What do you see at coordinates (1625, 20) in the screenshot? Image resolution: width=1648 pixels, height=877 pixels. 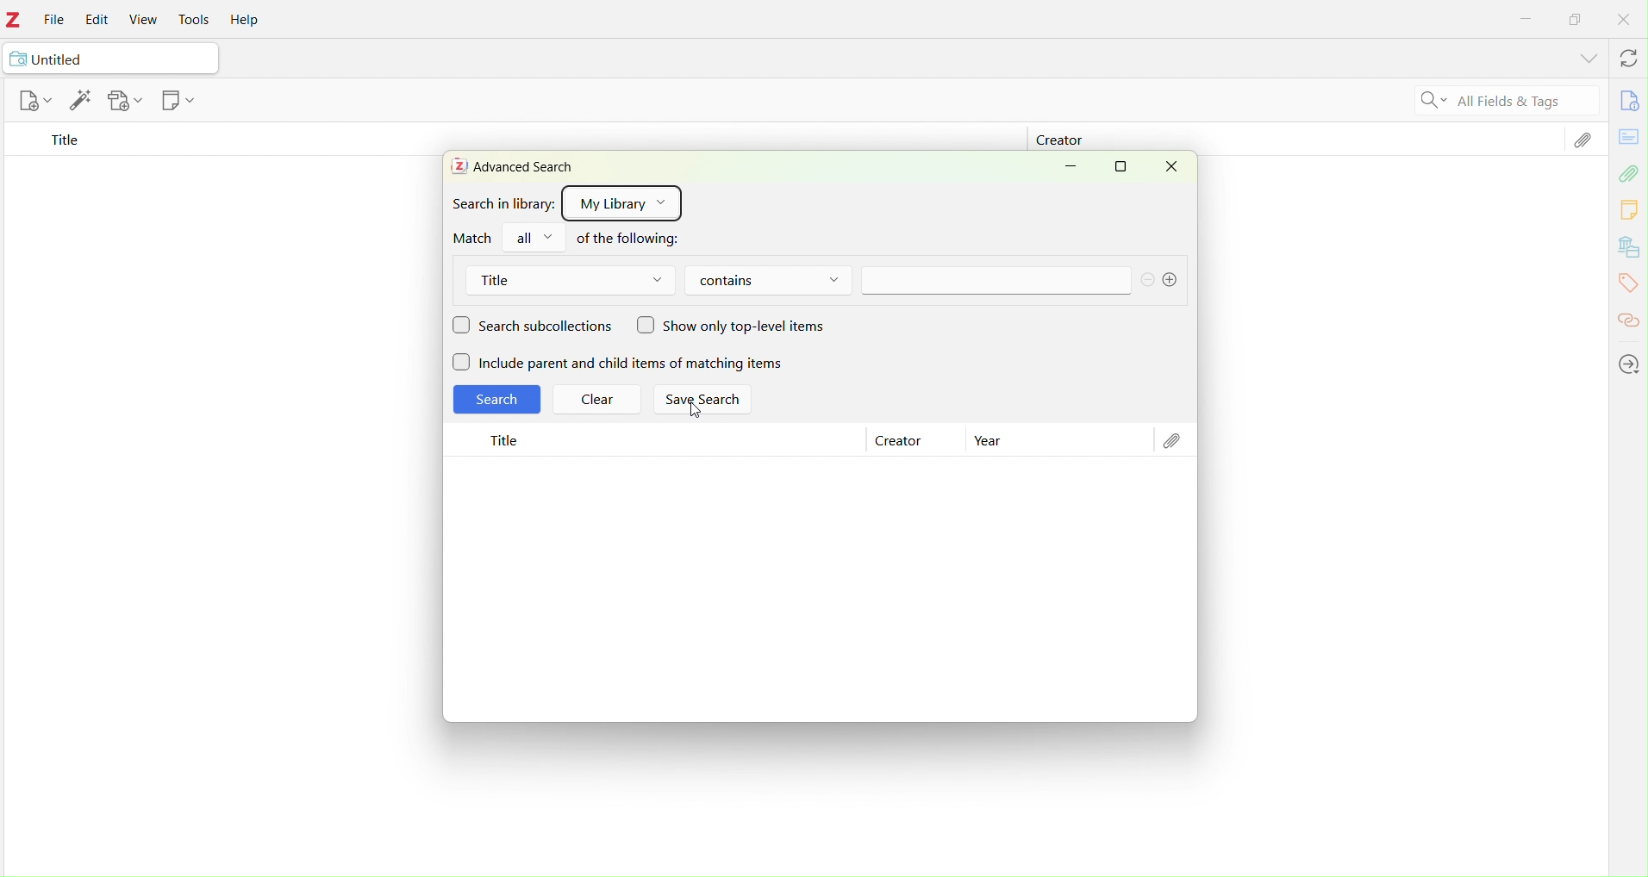 I see `Close` at bounding box center [1625, 20].